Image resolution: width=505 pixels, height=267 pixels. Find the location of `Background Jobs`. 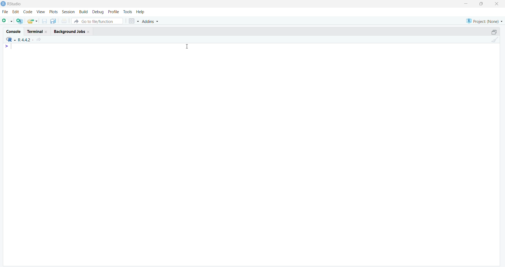

Background Jobs is located at coordinates (73, 31).